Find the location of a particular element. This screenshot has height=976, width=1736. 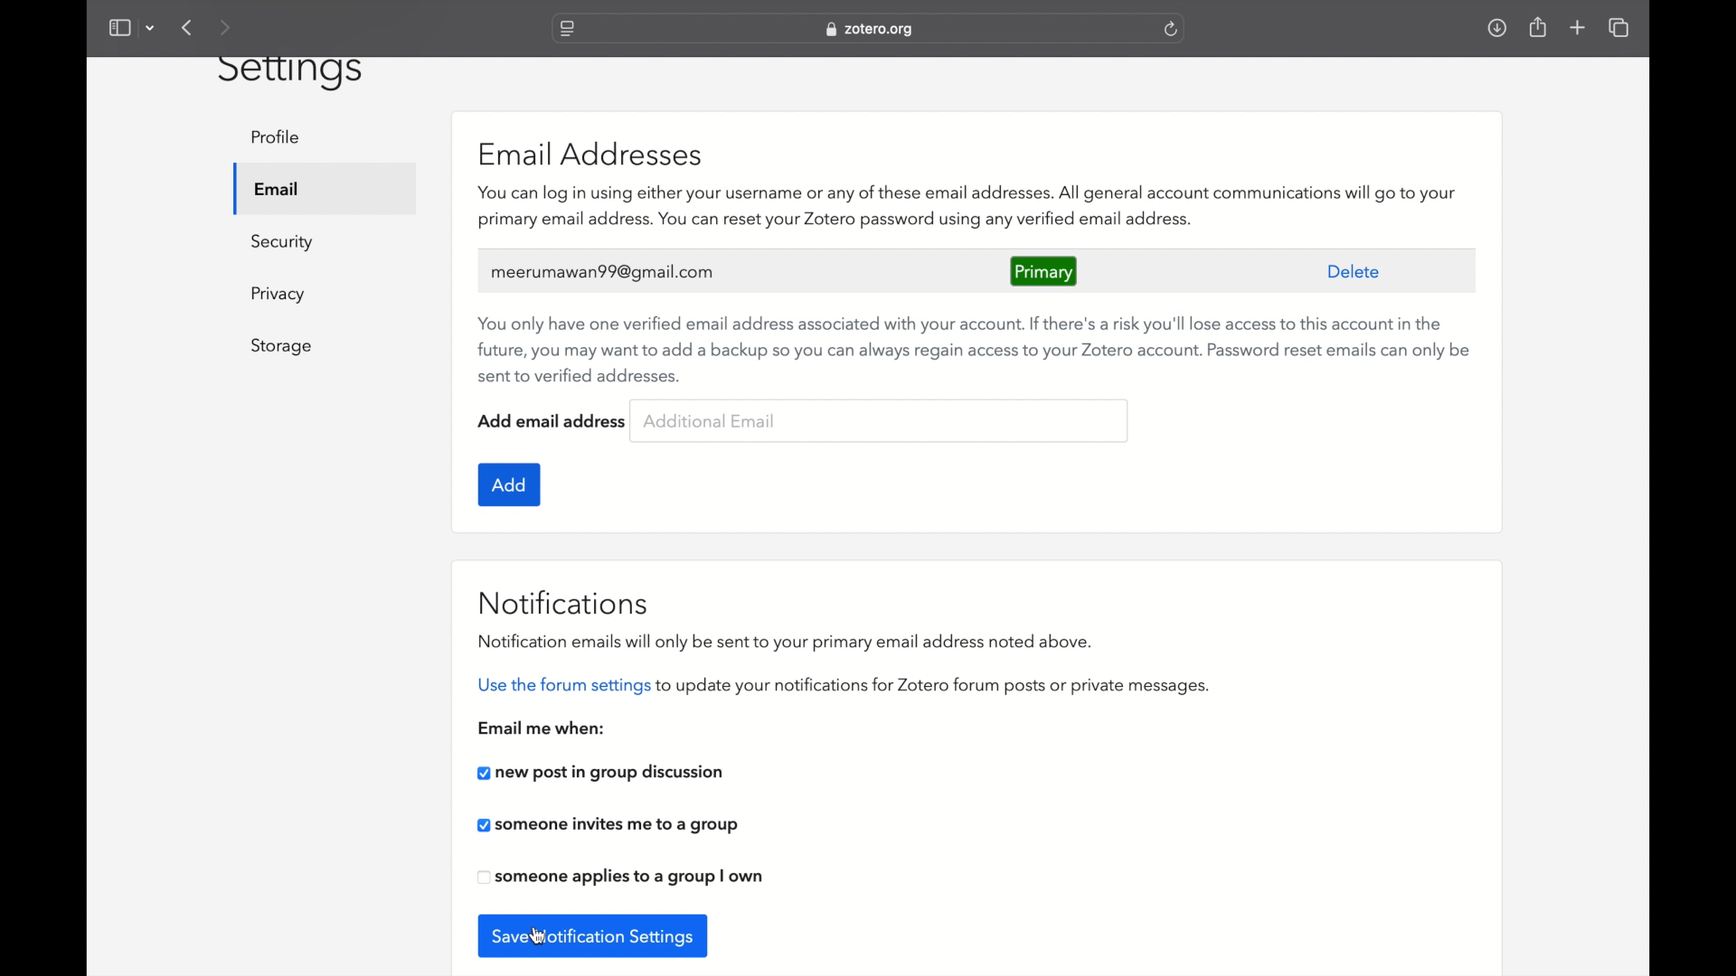

settings is located at coordinates (290, 77).